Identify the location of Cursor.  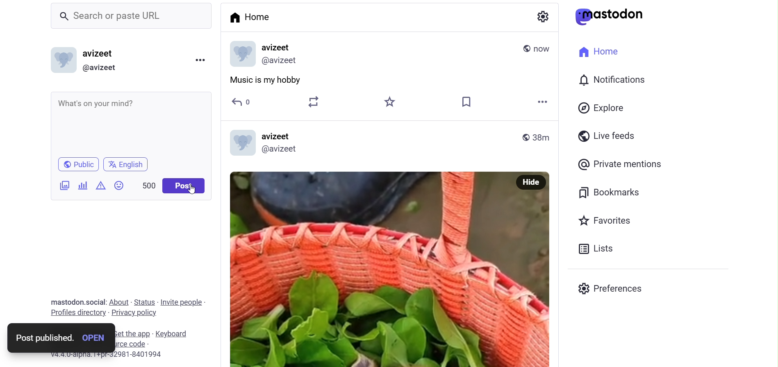
(193, 190).